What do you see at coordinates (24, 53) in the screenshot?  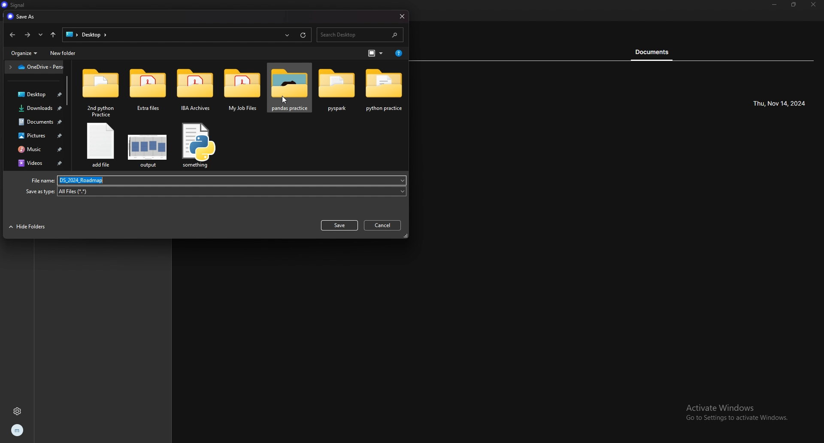 I see `organize` at bounding box center [24, 53].